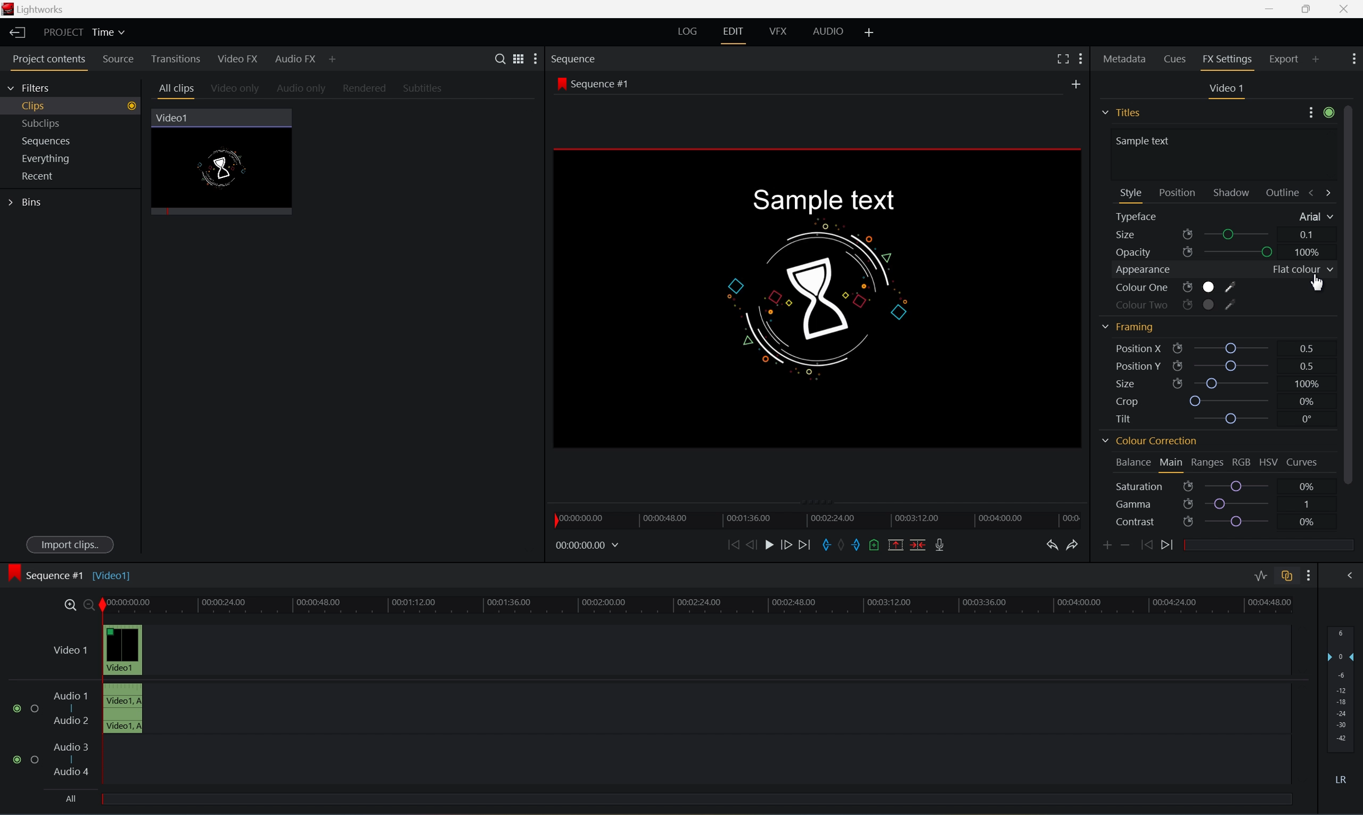  I want to click on checkbox, so click(37, 709).